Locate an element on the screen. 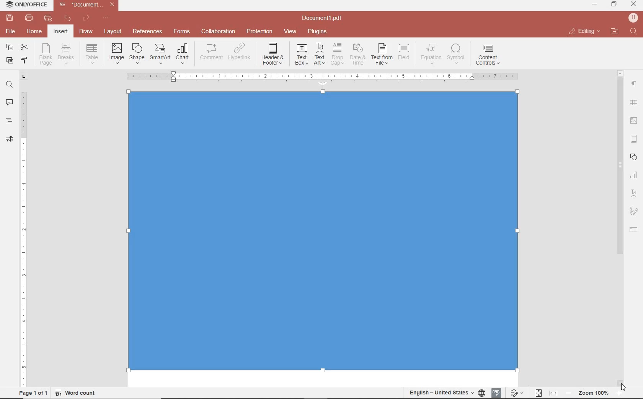 The width and height of the screenshot is (643, 399). zoom in and out is located at coordinates (594, 393).